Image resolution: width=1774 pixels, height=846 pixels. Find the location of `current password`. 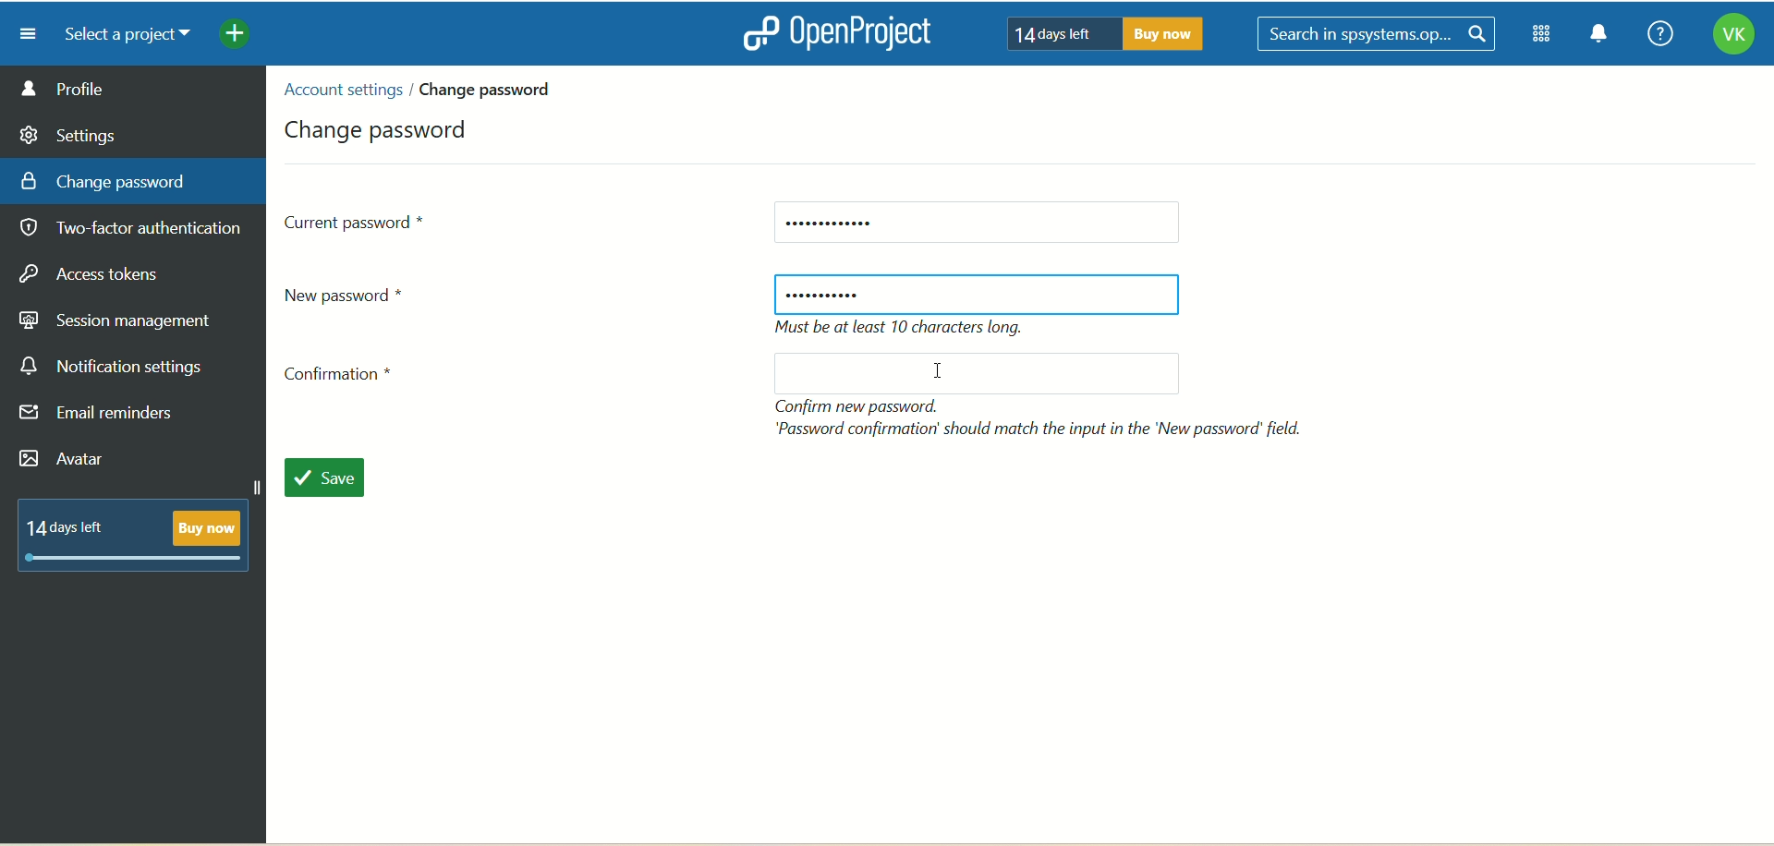

current password is located at coordinates (357, 221).